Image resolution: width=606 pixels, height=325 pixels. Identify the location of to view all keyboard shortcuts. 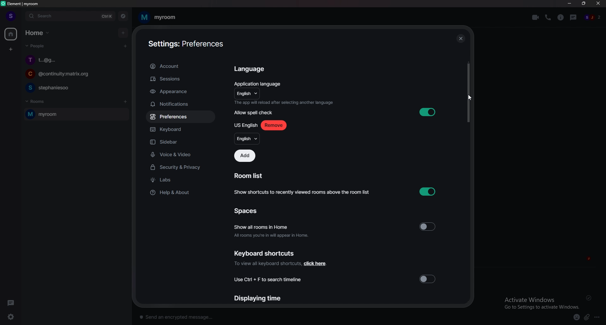
(280, 264).